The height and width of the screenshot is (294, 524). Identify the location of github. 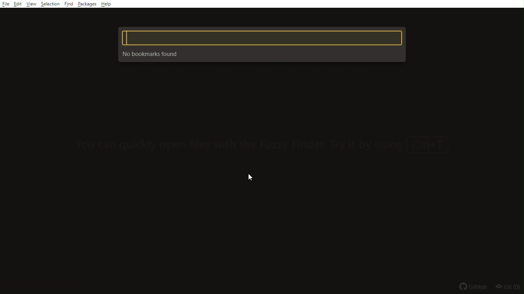
(472, 288).